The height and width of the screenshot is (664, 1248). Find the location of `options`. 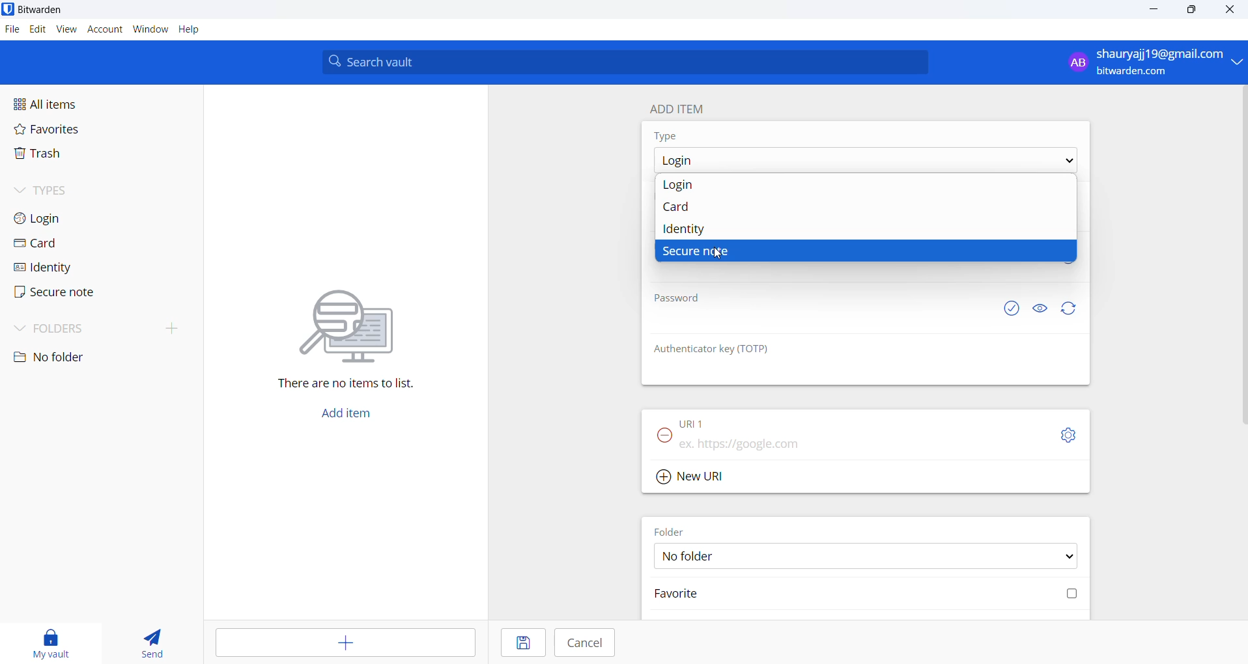

options is located at coordinates (863, 160).